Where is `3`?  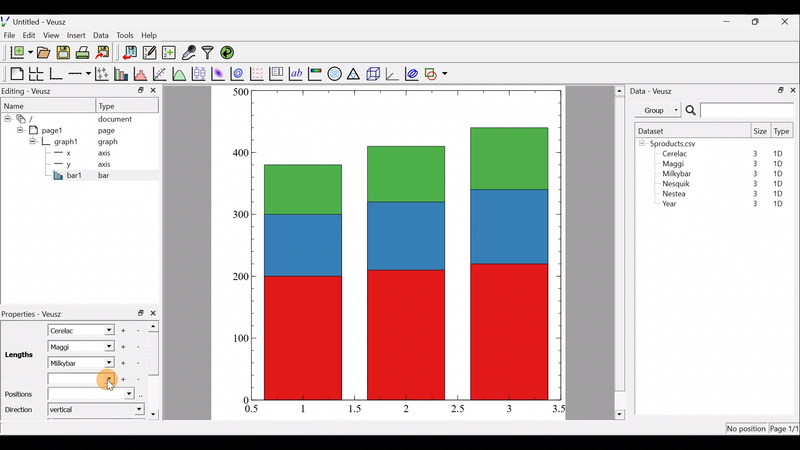 3 is located at coordinates (753, 174).